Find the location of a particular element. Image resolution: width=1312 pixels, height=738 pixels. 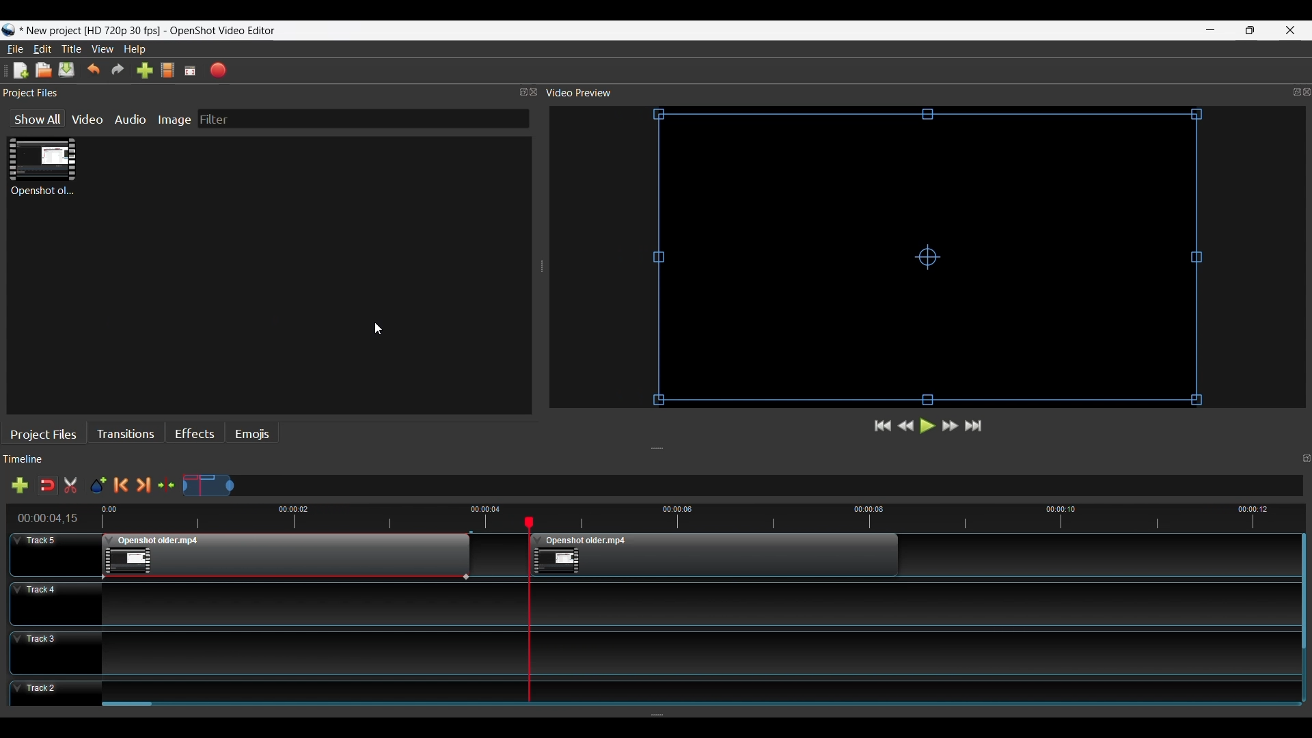

Jump to Forward is located at coordinates (883, 427).